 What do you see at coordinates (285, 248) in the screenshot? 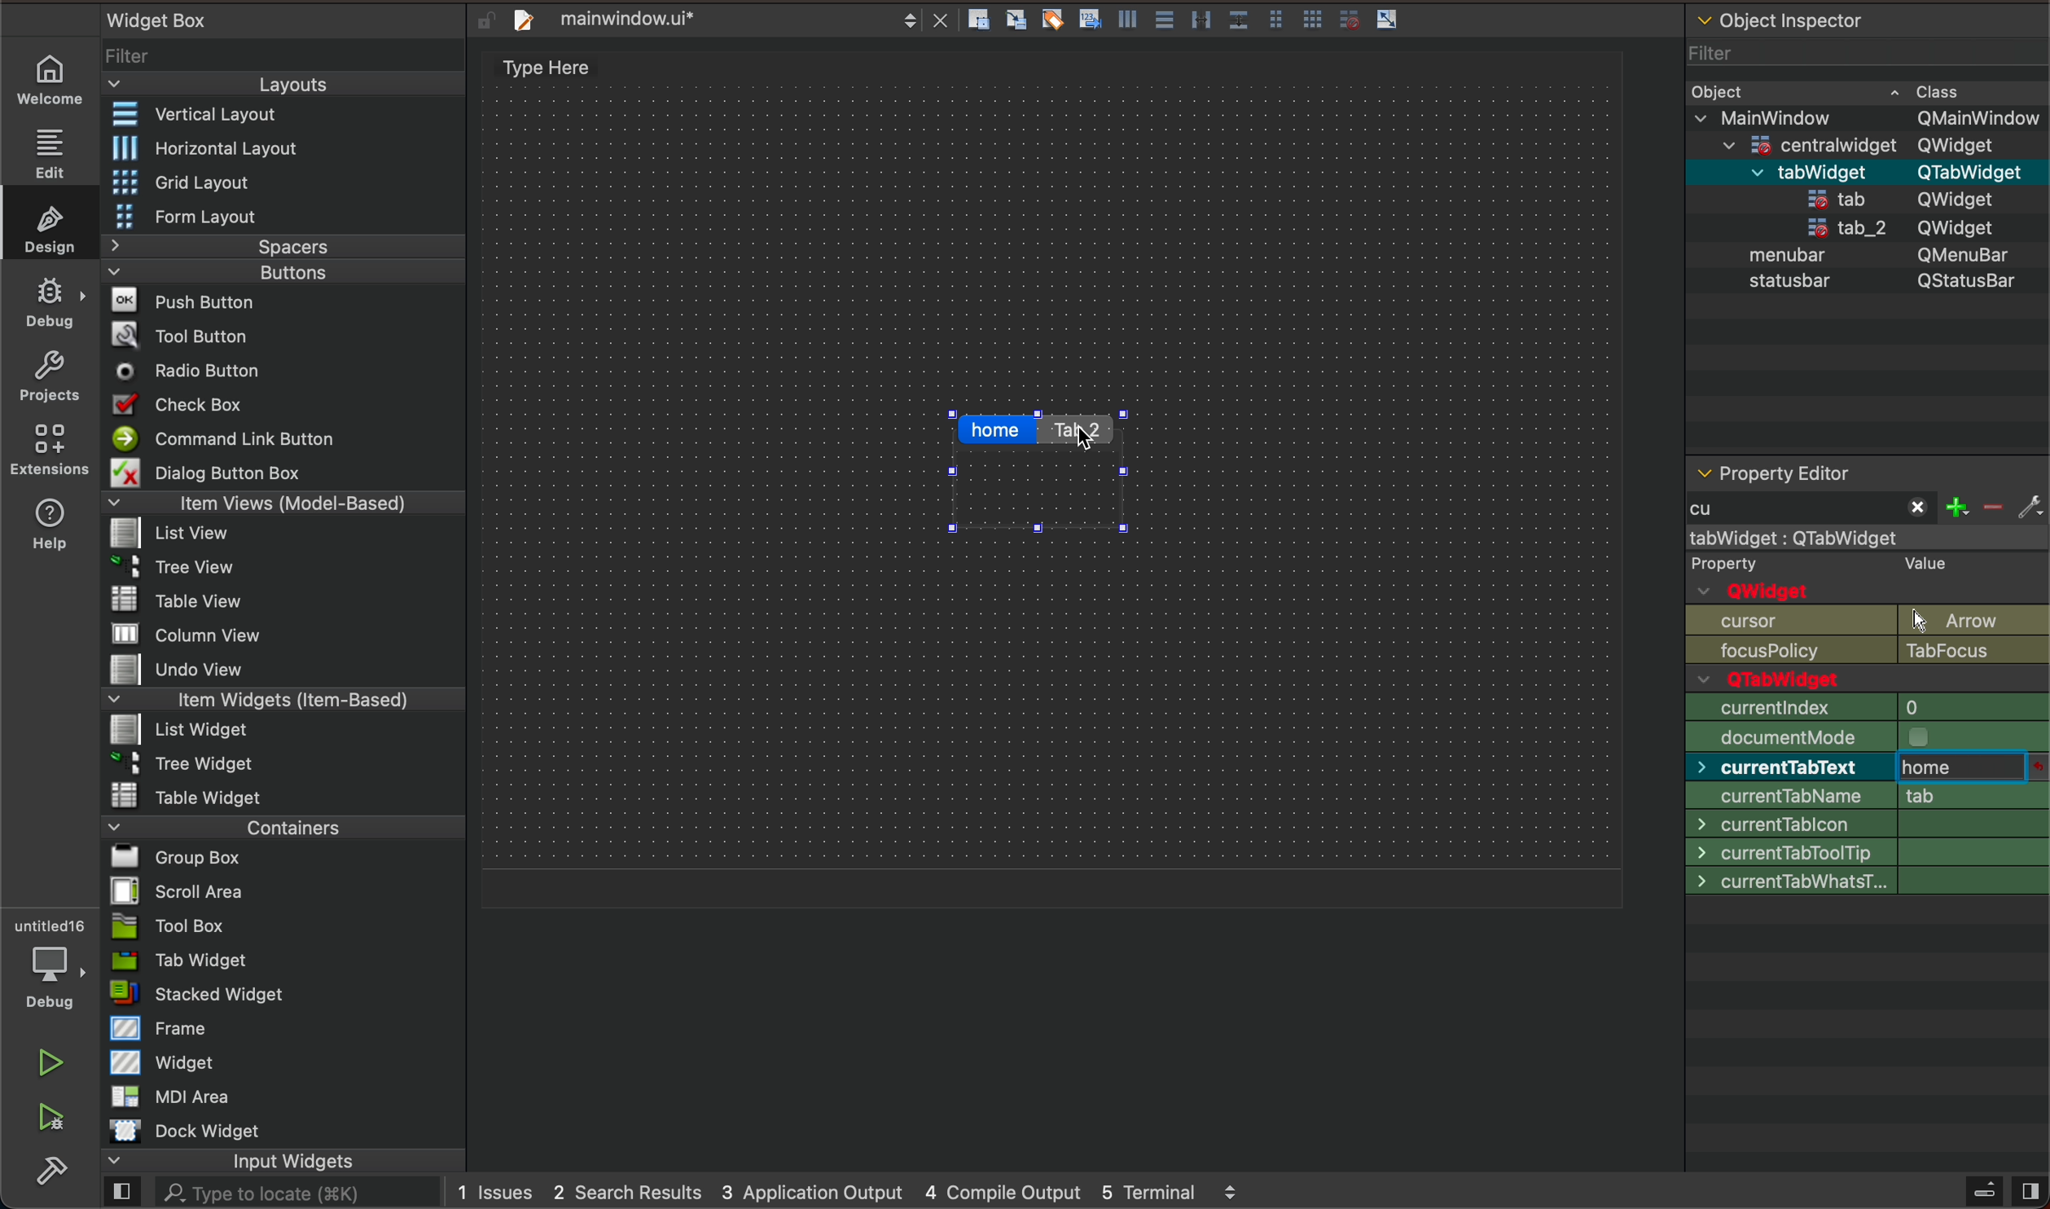
I see `Spacers` at bounding box center [285, 248].